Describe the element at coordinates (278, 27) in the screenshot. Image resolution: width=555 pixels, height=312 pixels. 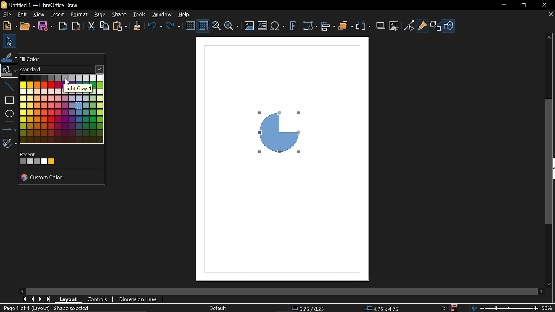
I see `Insert equation` at that location.